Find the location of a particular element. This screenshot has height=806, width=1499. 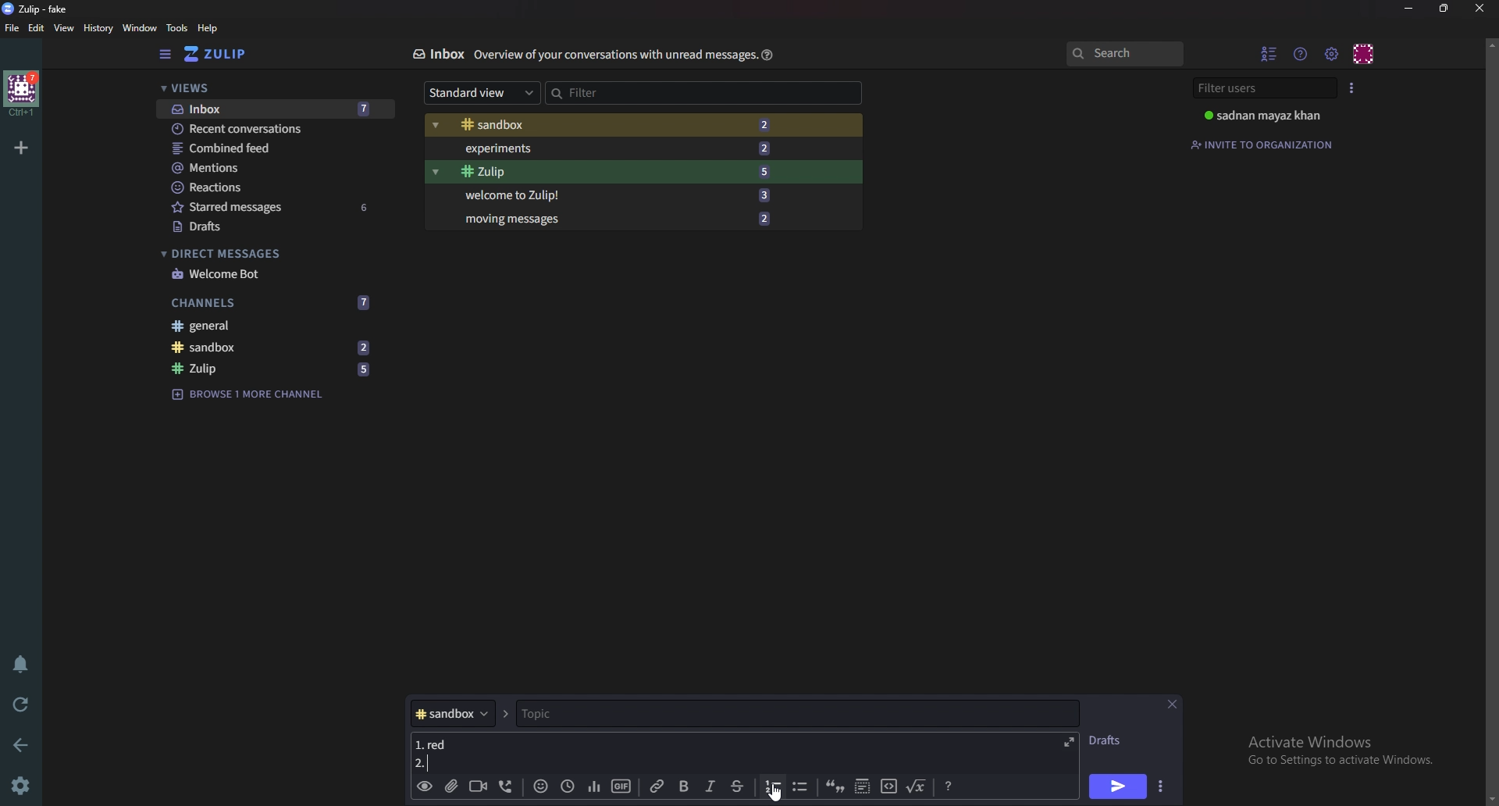

Invite to organization is located at coordinates (1265, 143).